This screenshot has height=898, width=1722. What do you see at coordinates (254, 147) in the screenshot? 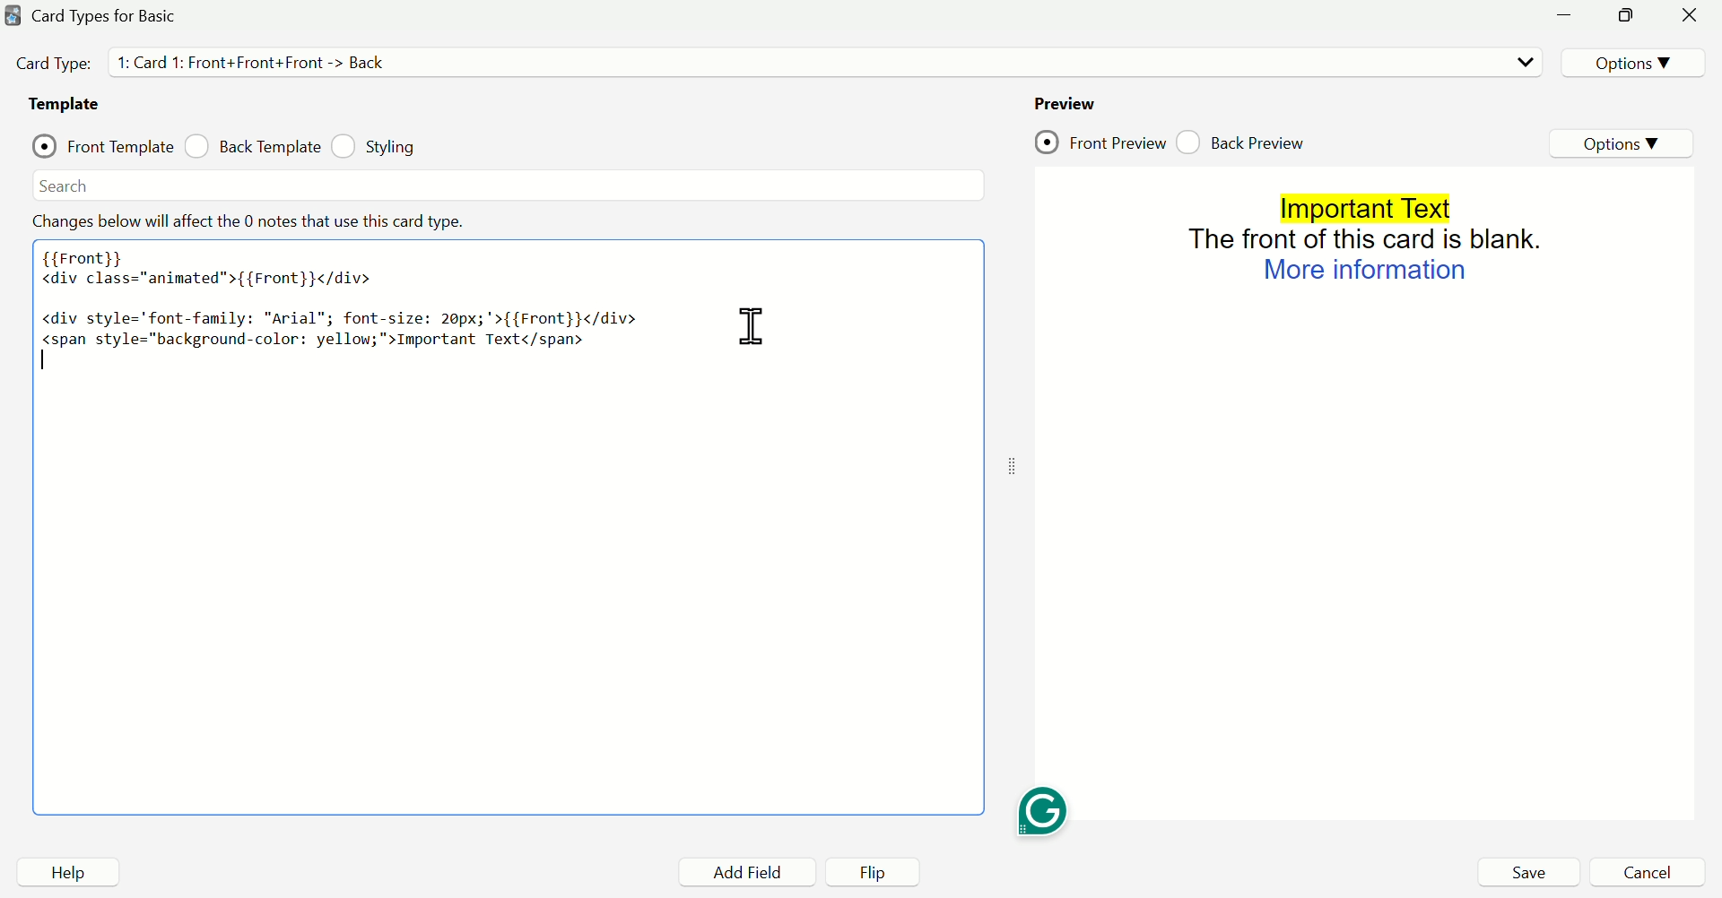
I see `check Back Template` at bounding box center [254, 147].